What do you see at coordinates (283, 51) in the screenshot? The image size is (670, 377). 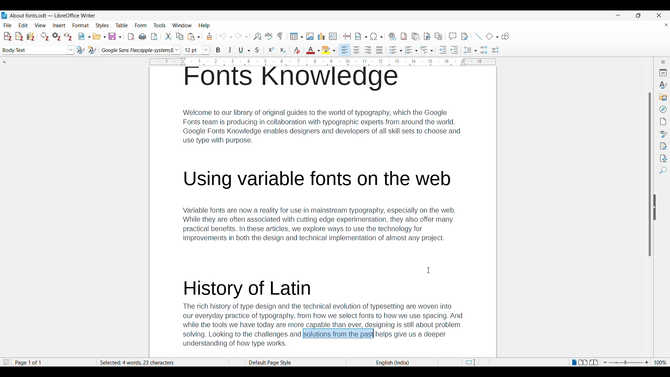 I see `Subscript` at bounding box center [283, 51].